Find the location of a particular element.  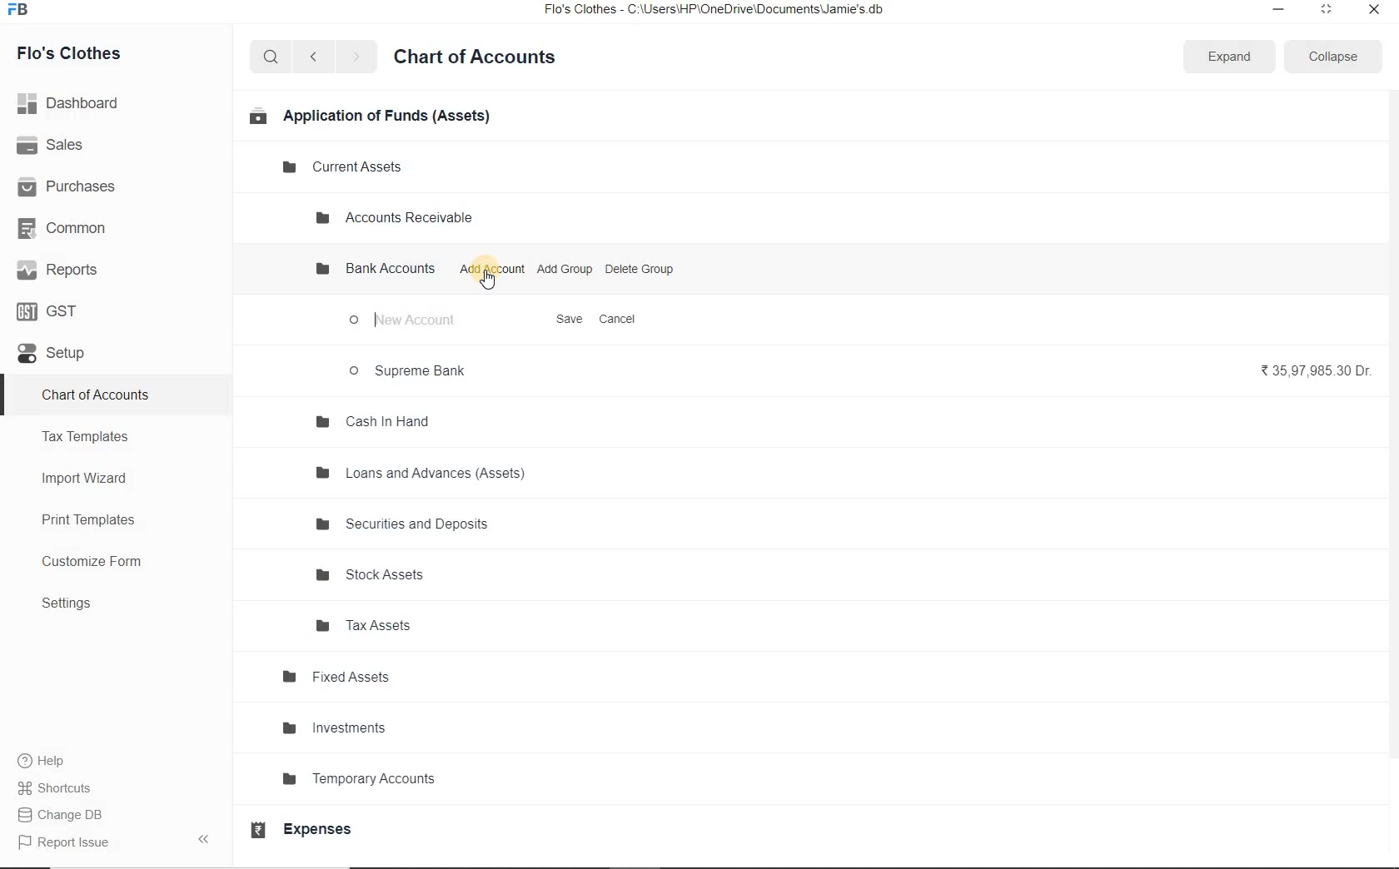

Add Group is located at coordinates (565, 269).